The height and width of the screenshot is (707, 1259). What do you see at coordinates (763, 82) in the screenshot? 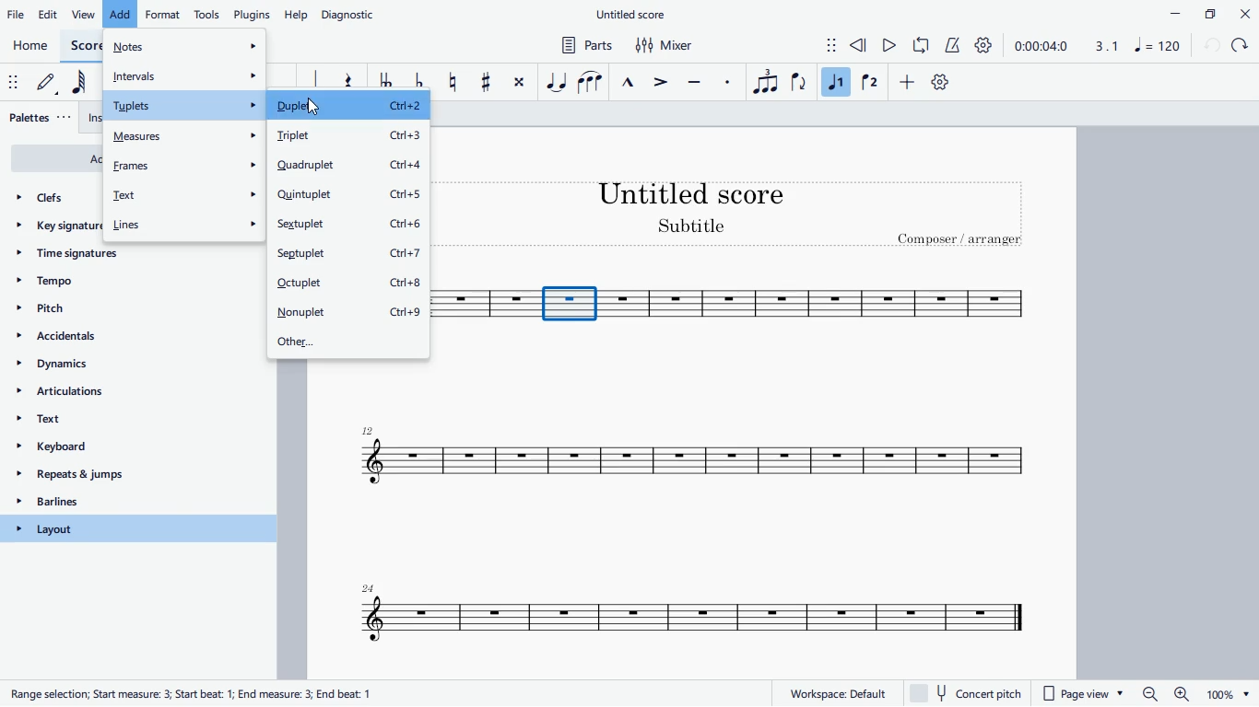
I see `tuplet` at bounding box center [763, 82].